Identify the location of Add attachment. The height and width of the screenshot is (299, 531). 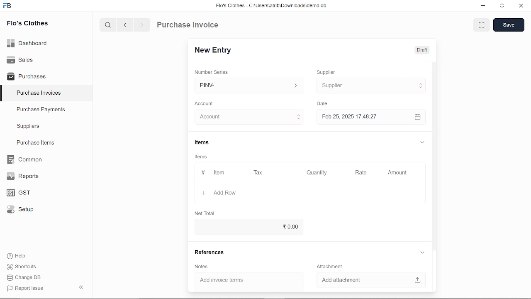
(368, 279).